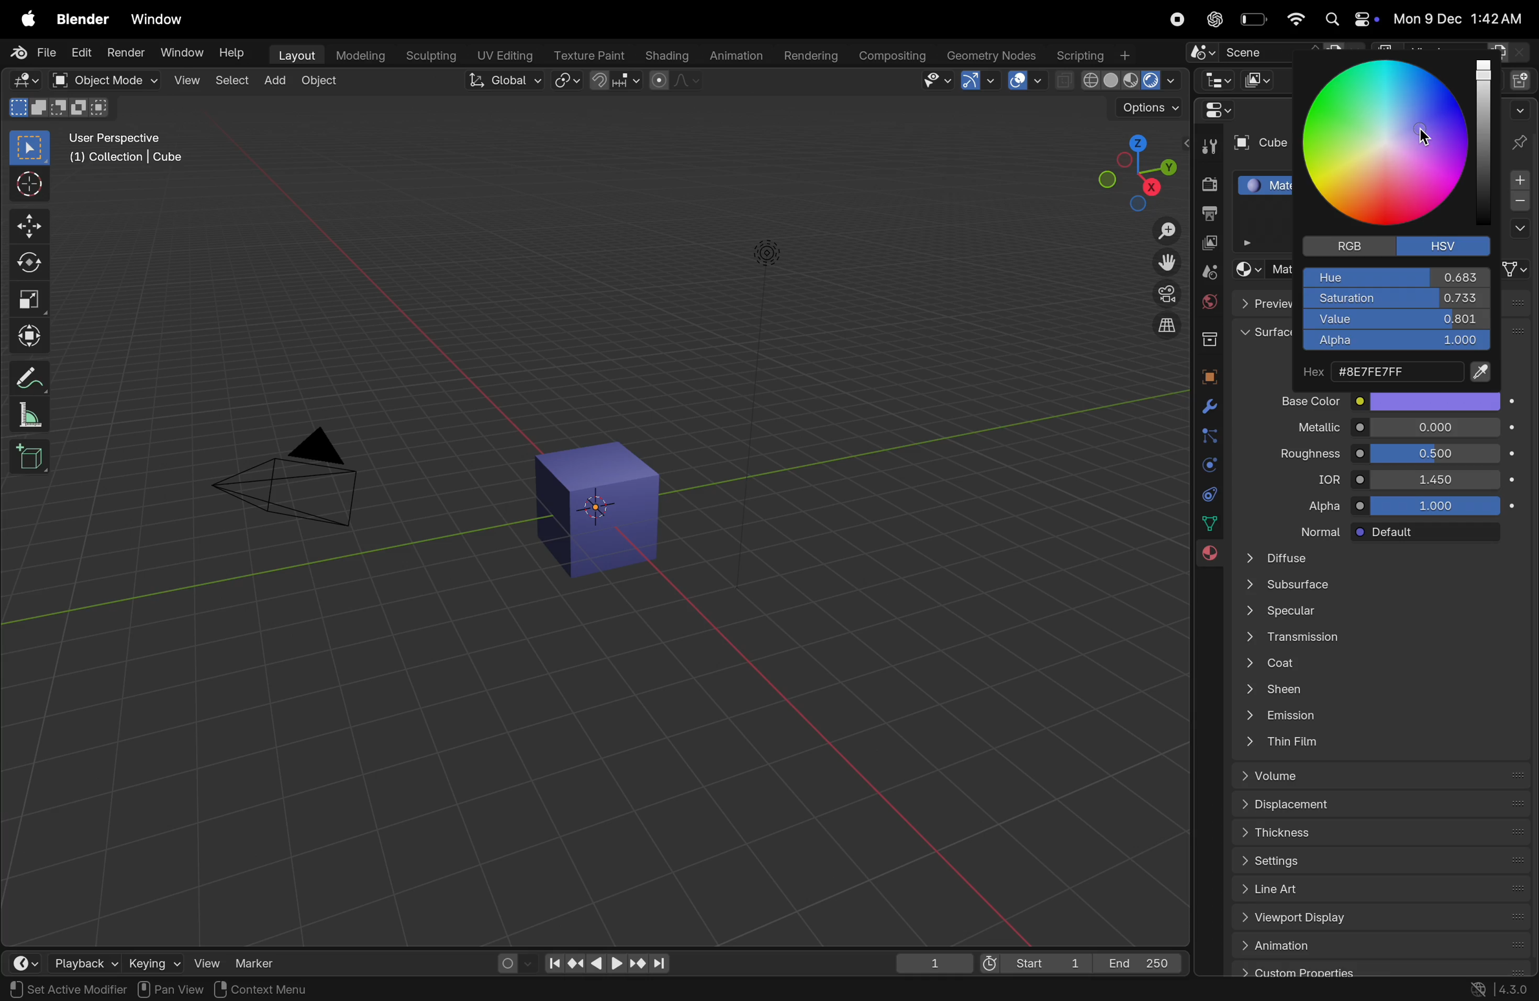 The width and height of the screenshot is (1539, 1001). Describe the element at coordinates (70, 960) in the screenshot. I see `playback` at that location.